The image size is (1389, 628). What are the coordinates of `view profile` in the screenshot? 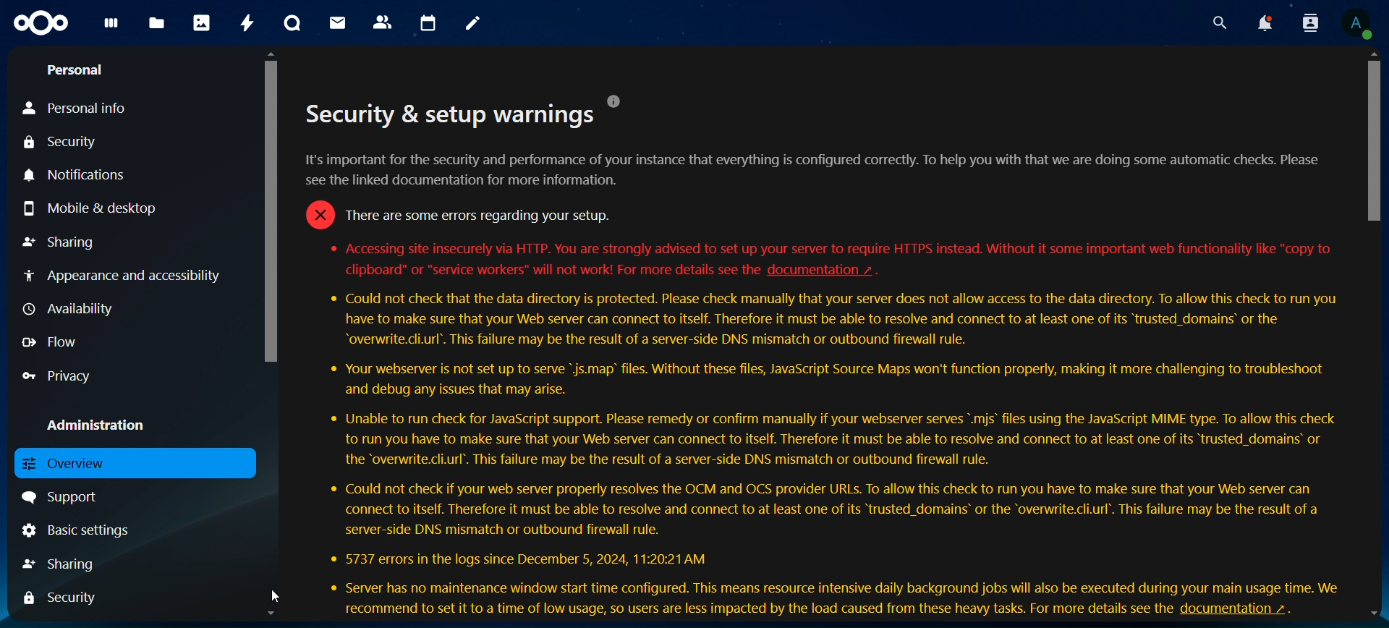 It's located at (1359, 22).